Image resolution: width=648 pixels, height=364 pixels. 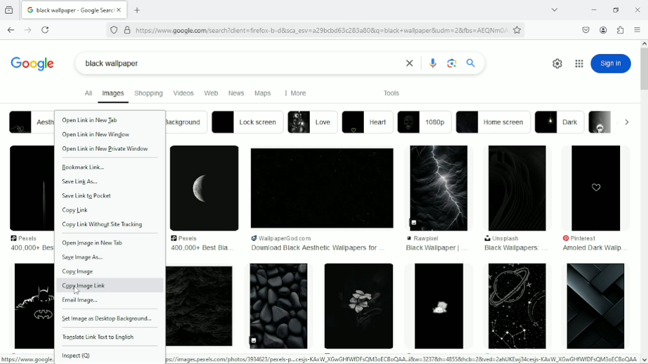 What do you see at coordinates (200, 307) in the screenshot?
I see `black wallpaper image` at bounding box center [200, 307].